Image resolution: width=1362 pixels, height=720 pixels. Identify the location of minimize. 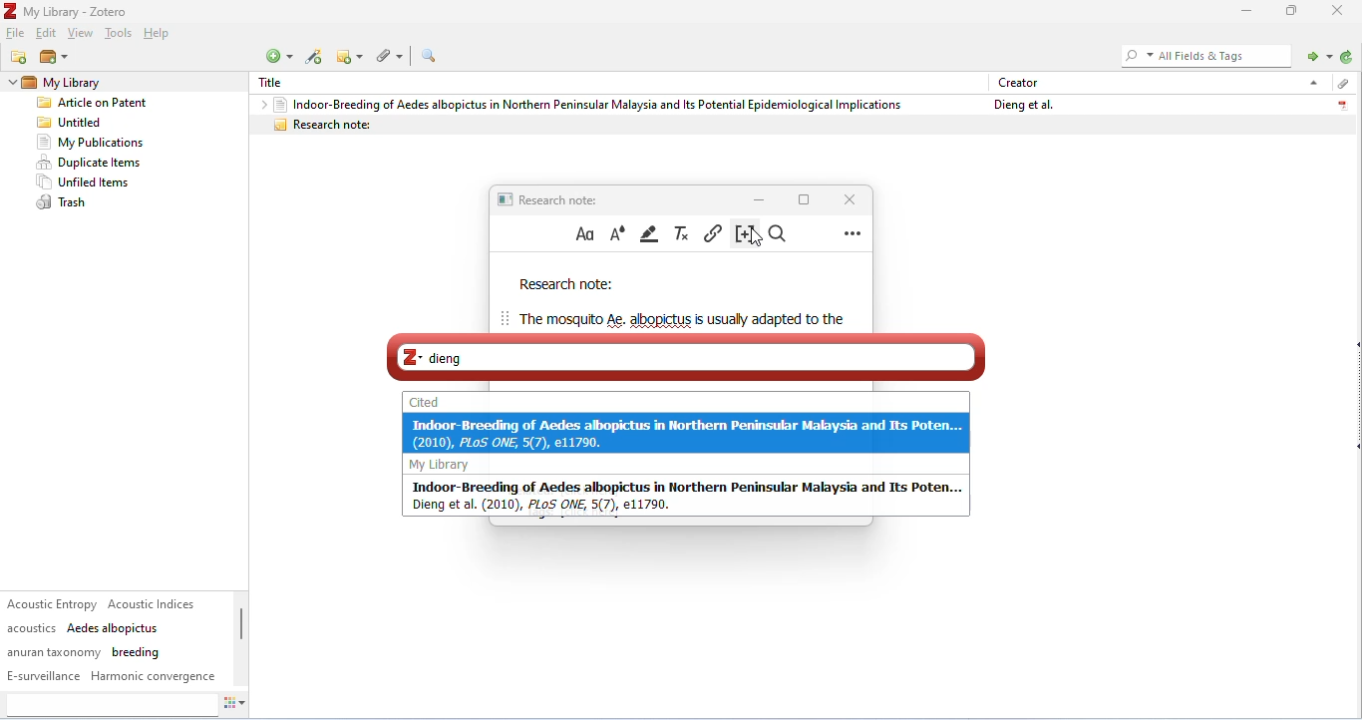
(1243, 11).